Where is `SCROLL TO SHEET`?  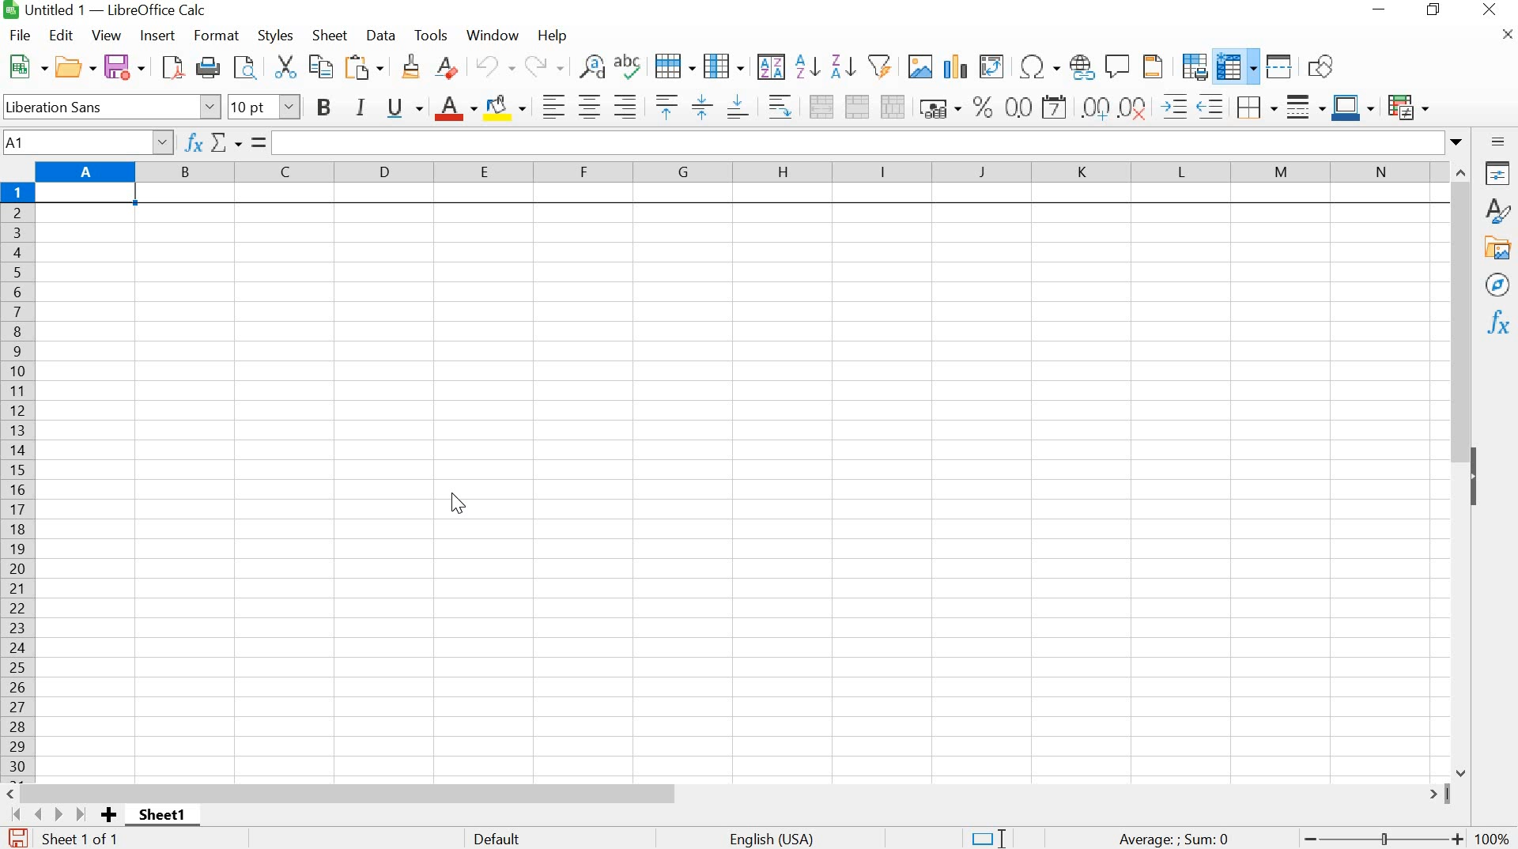 SCROLL TO SHEET is located at coordinates (47, 814).